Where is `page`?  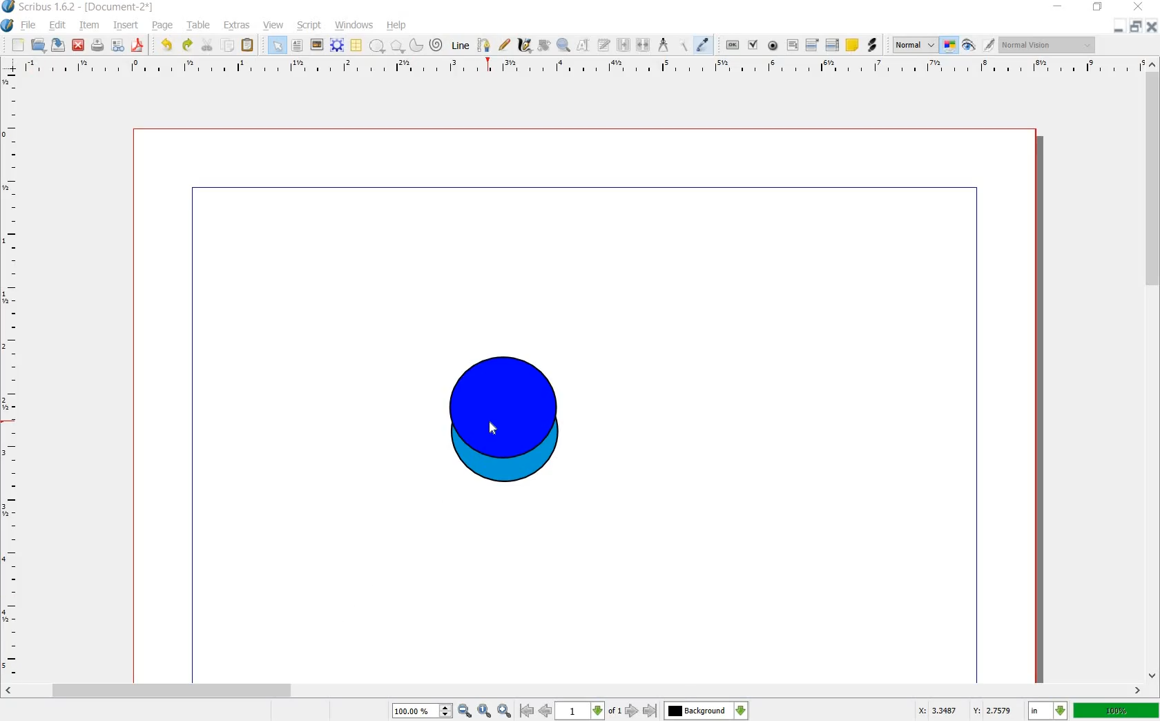
page is located at coordinates (164, 26).